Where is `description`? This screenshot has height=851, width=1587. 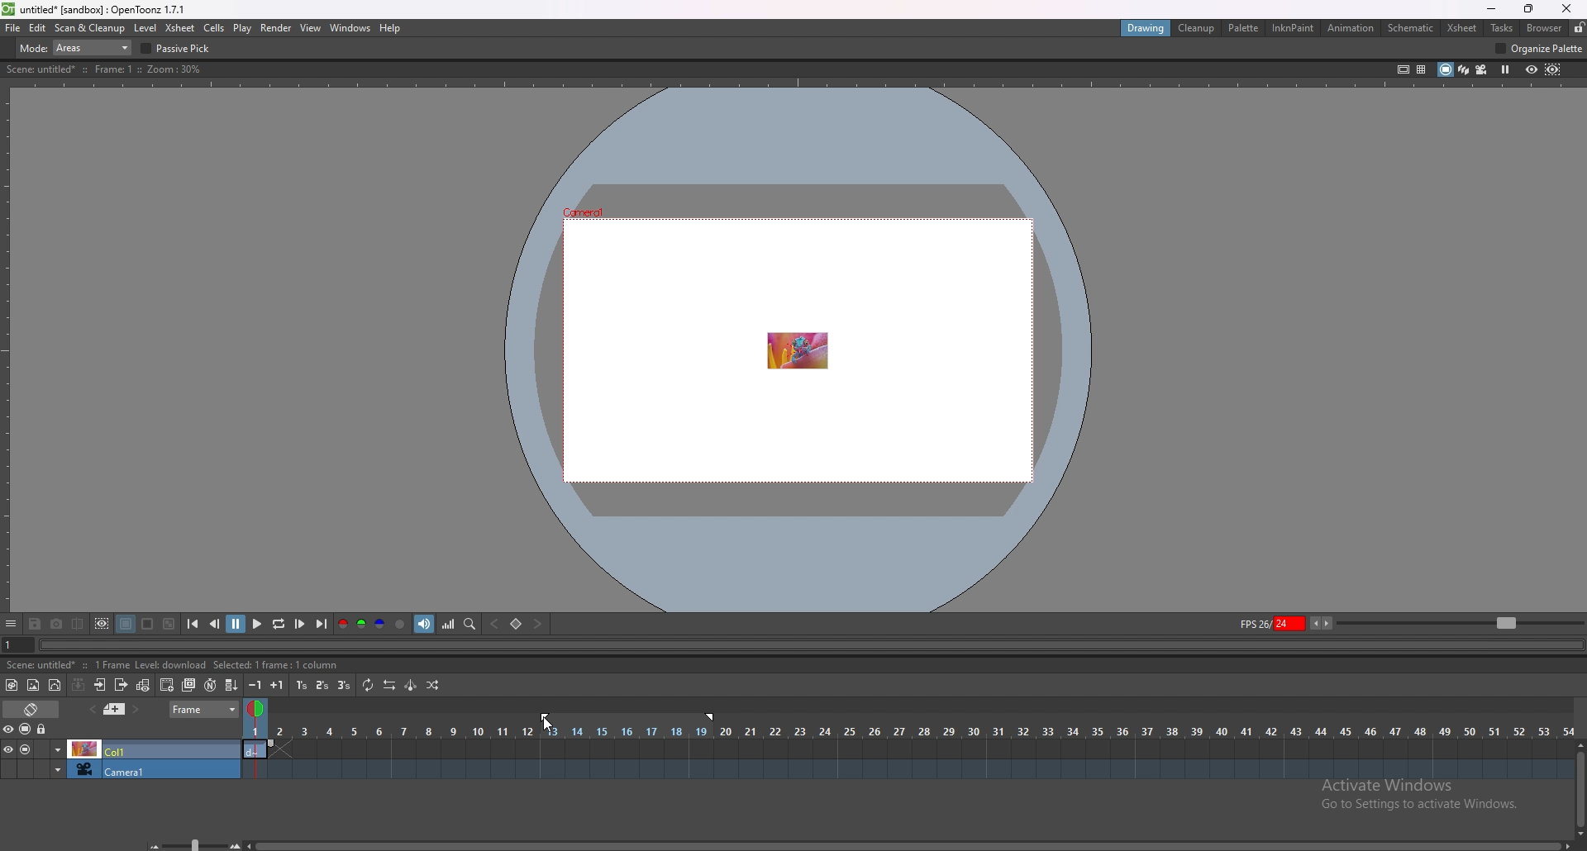
description is located at coordinates (175, 665).